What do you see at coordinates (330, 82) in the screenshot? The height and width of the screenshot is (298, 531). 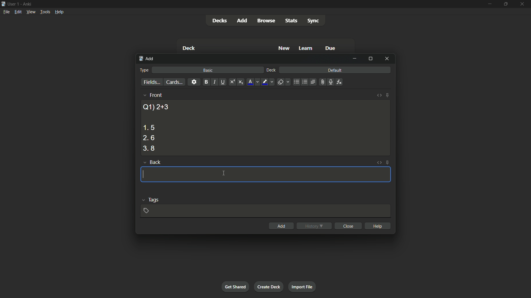 I see `record audio` at bounding box center [330, 82].